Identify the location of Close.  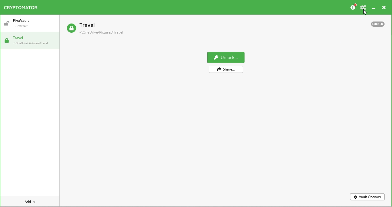
(383, 7).